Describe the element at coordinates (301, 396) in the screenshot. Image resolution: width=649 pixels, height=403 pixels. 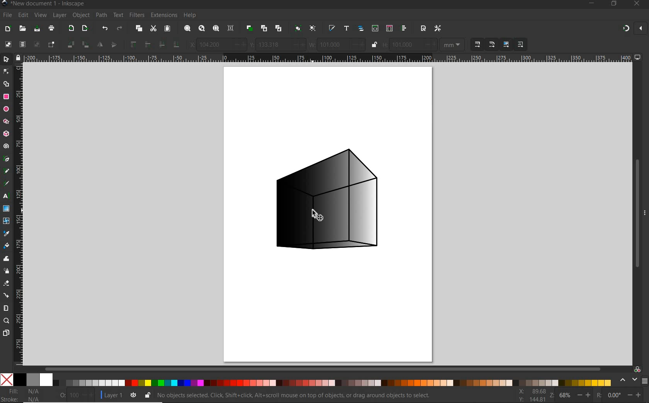
I see `NO OBJECTS SELECTED` at that location.